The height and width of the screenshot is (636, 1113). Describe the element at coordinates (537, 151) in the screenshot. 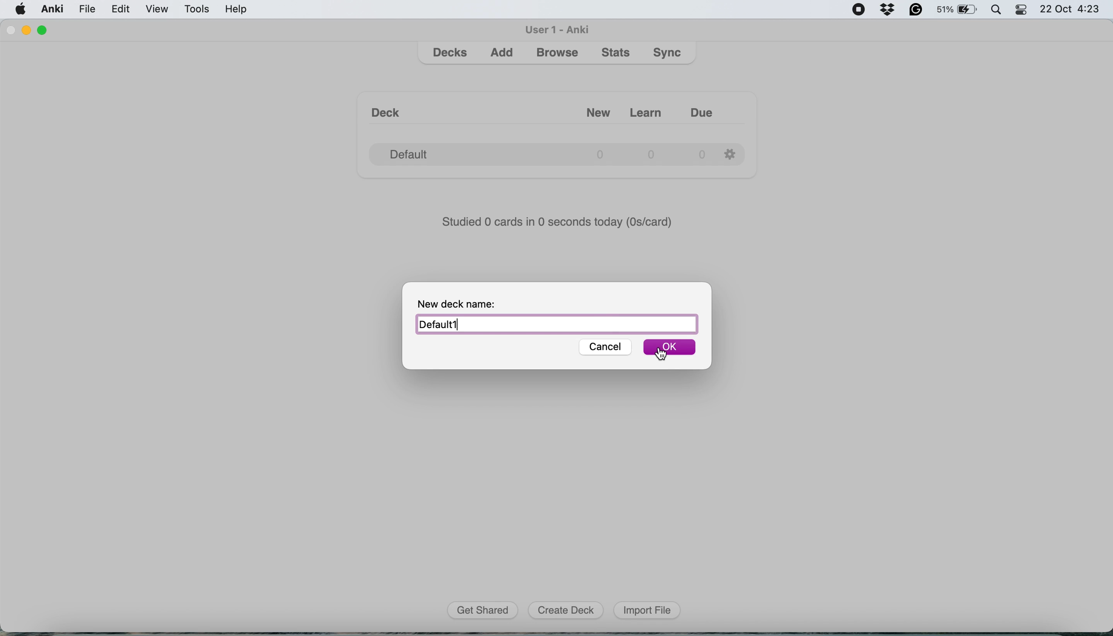

I see `Default` at that location.